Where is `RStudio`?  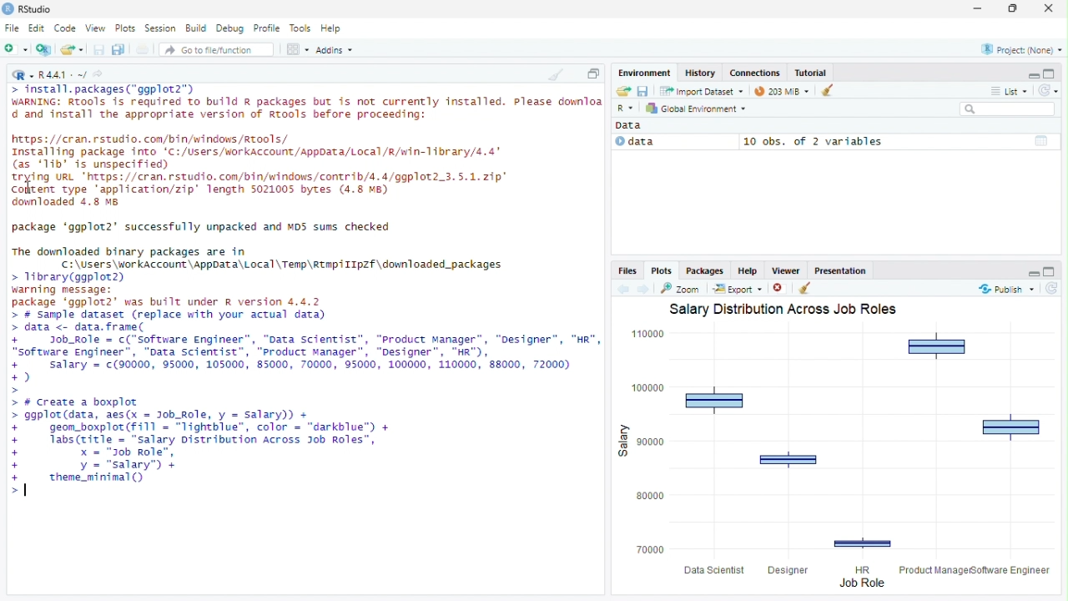
RStudio is located at coordinates (37, 8).